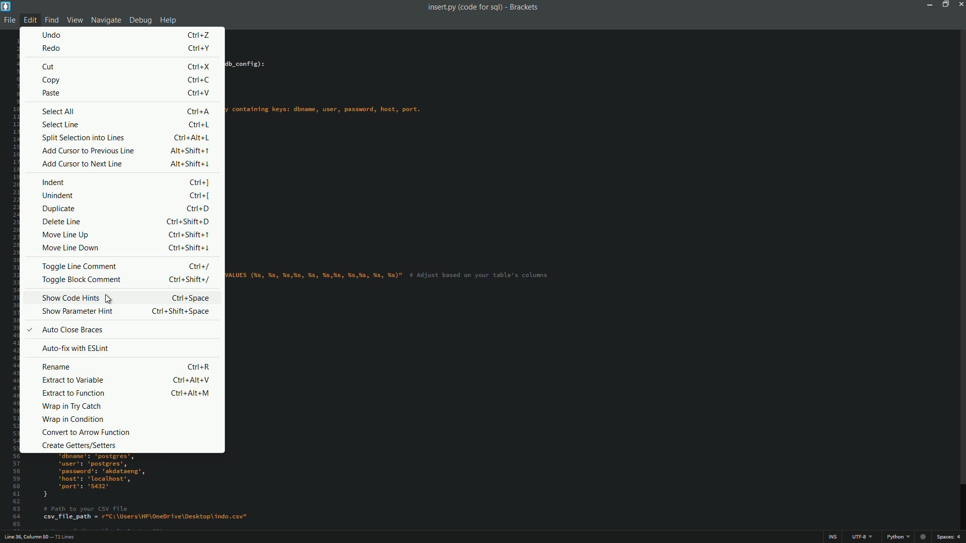 This screenshot has width=966, height=543. What do you see at coordinates (898, 537) in the screenshot?
I see `python` at bounding box center [898, 537].